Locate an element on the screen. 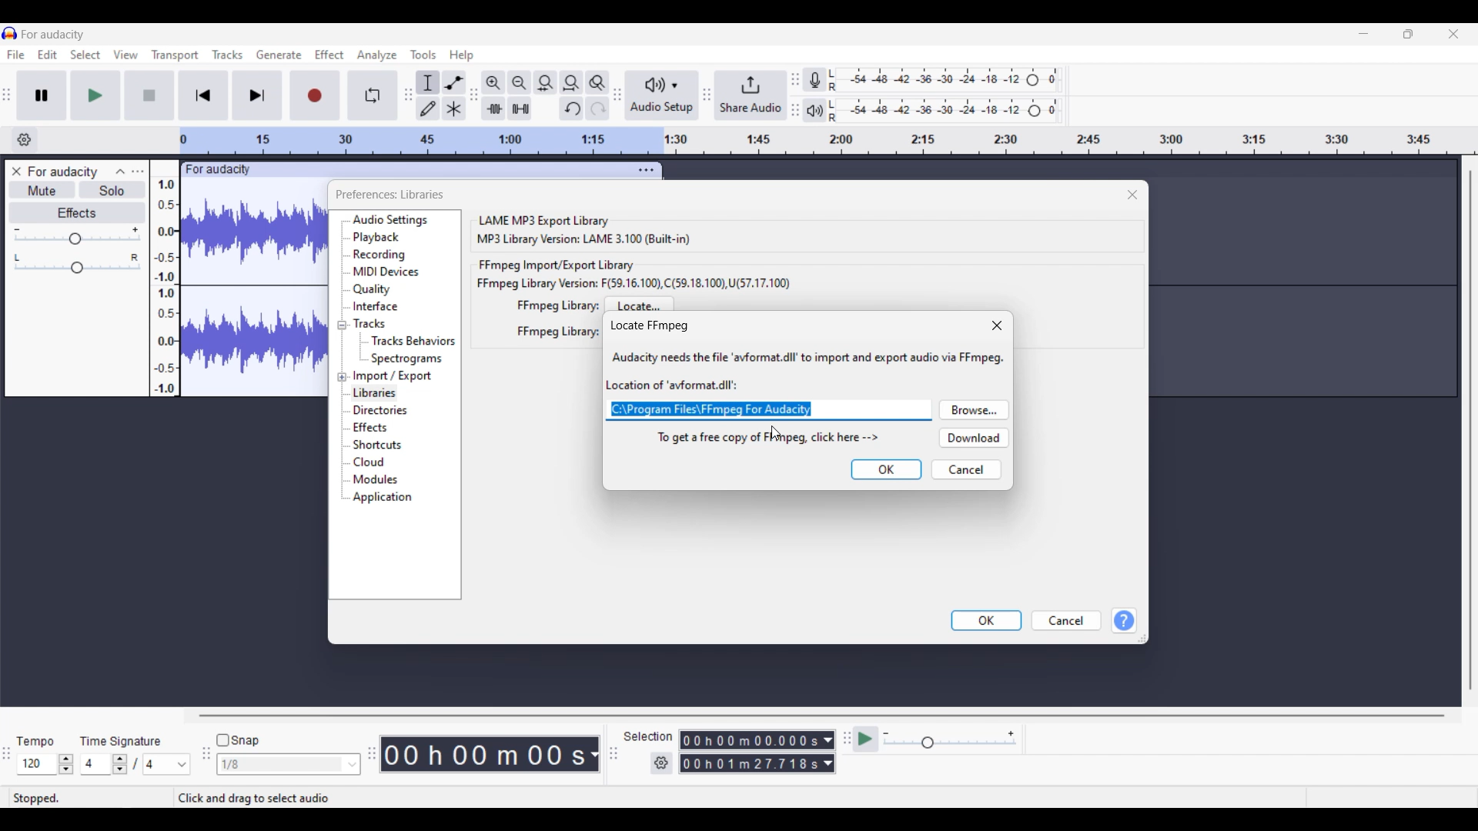  Browse is located at coordinates (973, 409).